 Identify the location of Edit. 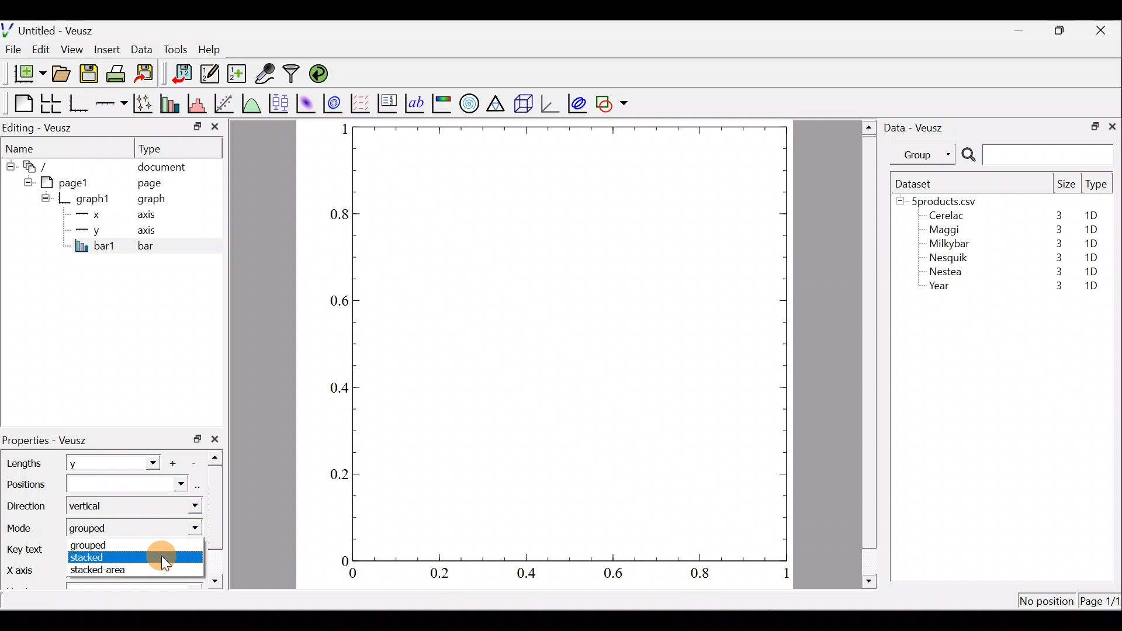
(41, 48).